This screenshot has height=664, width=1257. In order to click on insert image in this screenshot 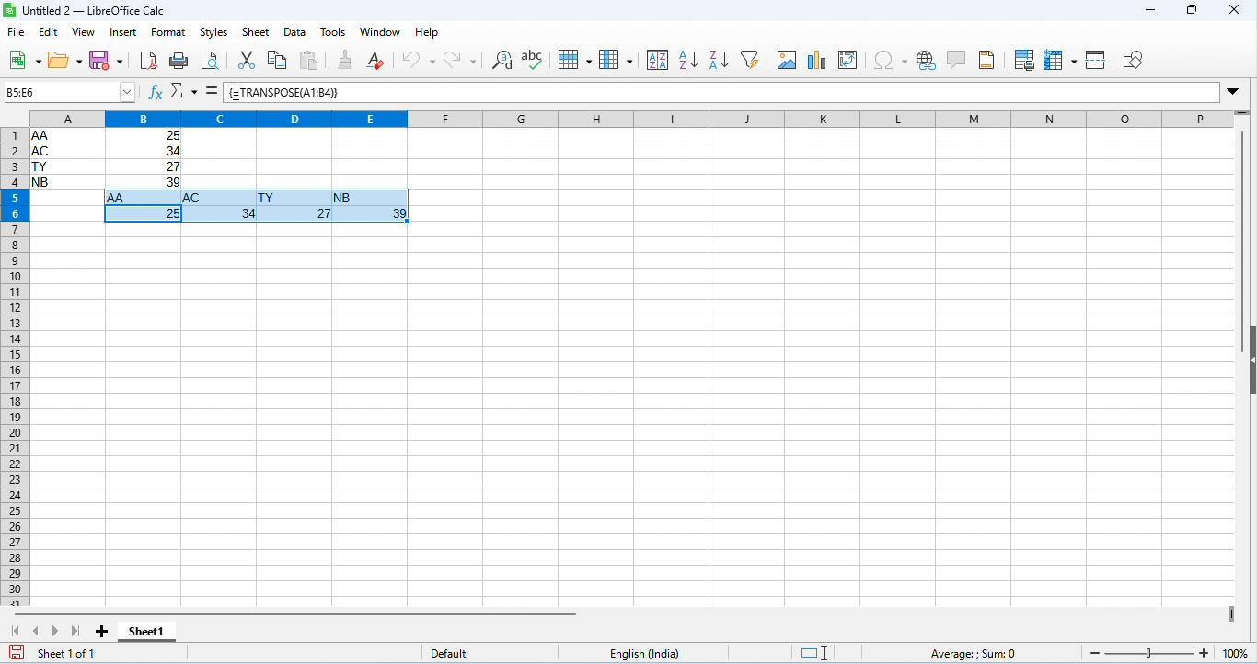, I will do `click(787, 60)`.